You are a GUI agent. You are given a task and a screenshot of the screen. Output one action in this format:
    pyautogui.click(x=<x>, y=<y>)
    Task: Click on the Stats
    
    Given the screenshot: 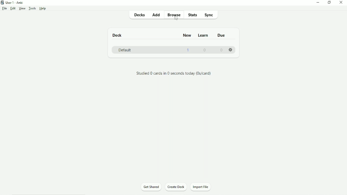 What is the action you would take?
    pyautogui.click(x=194, y=15)
    